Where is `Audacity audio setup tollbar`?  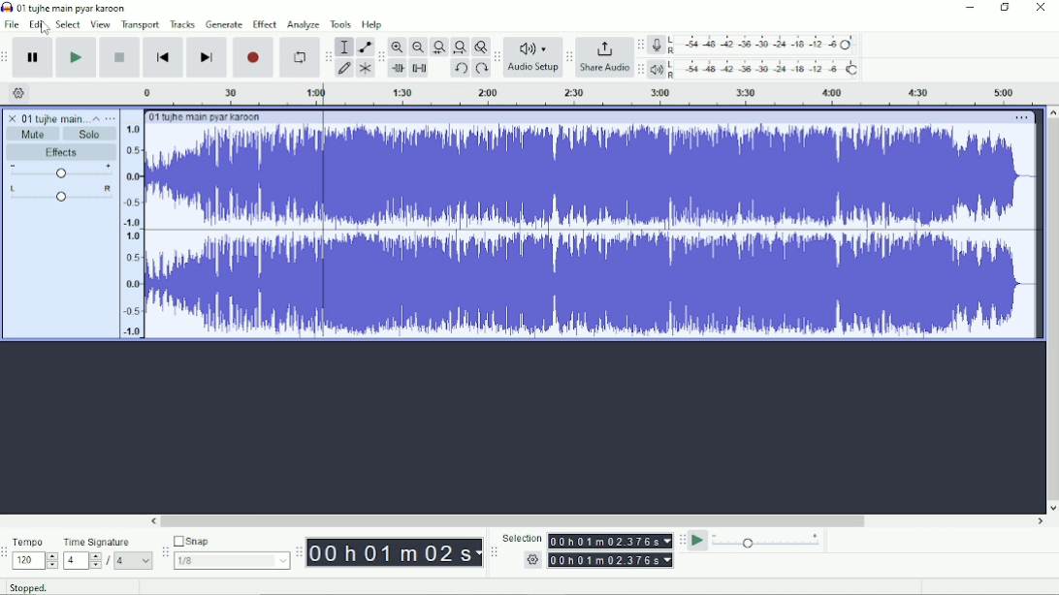
Audacity audio setup tollbar is located at coordinates (496, 57).